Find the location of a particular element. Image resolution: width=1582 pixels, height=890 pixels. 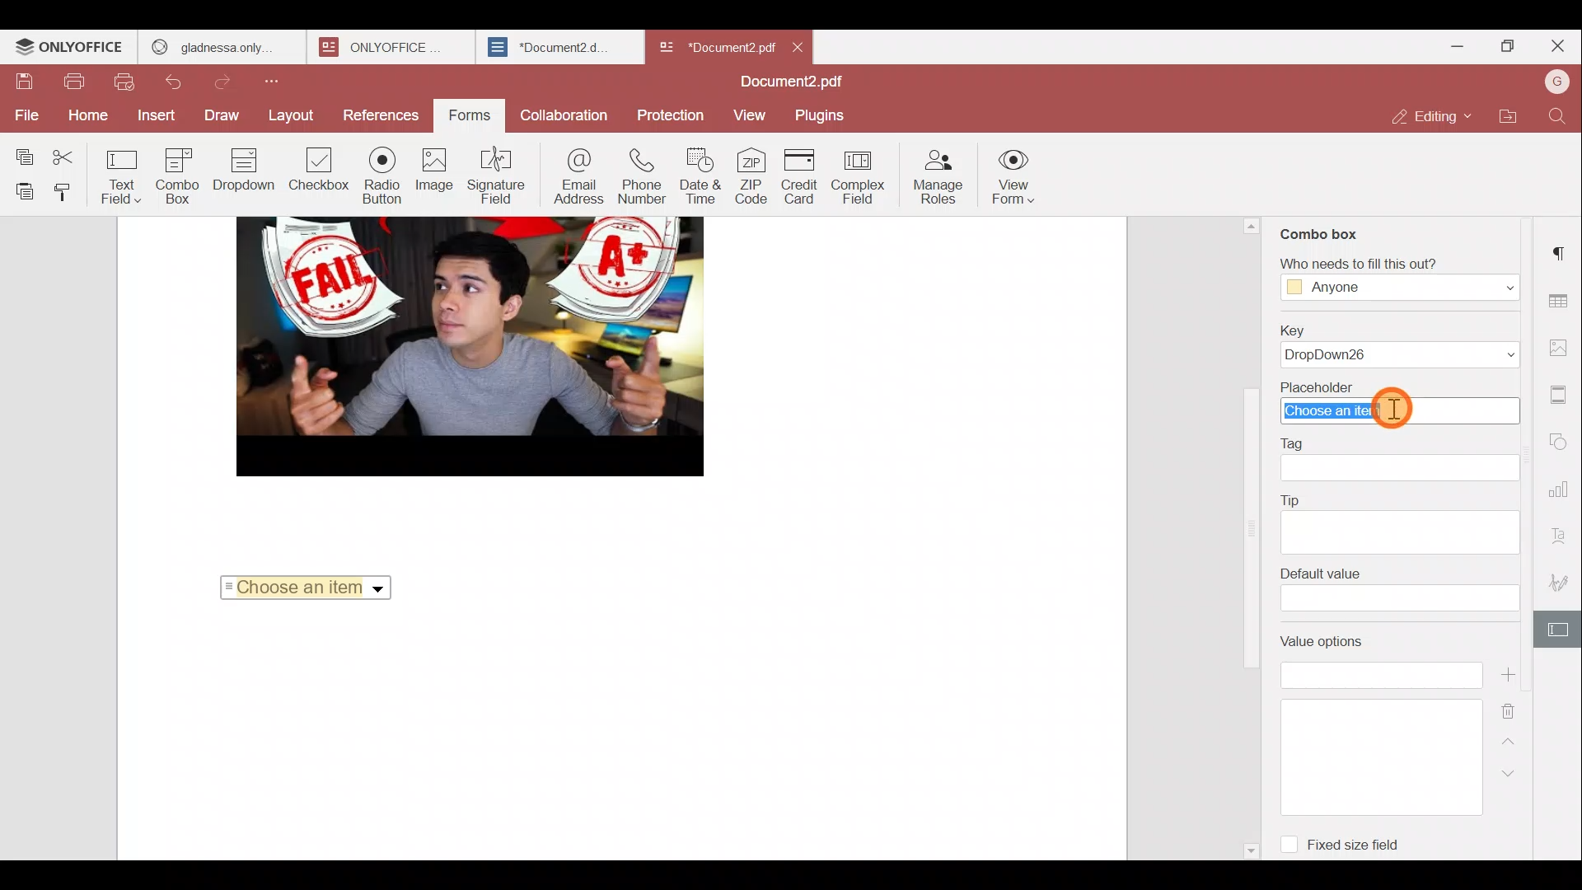

Paste is located at coordinates (21, 191).